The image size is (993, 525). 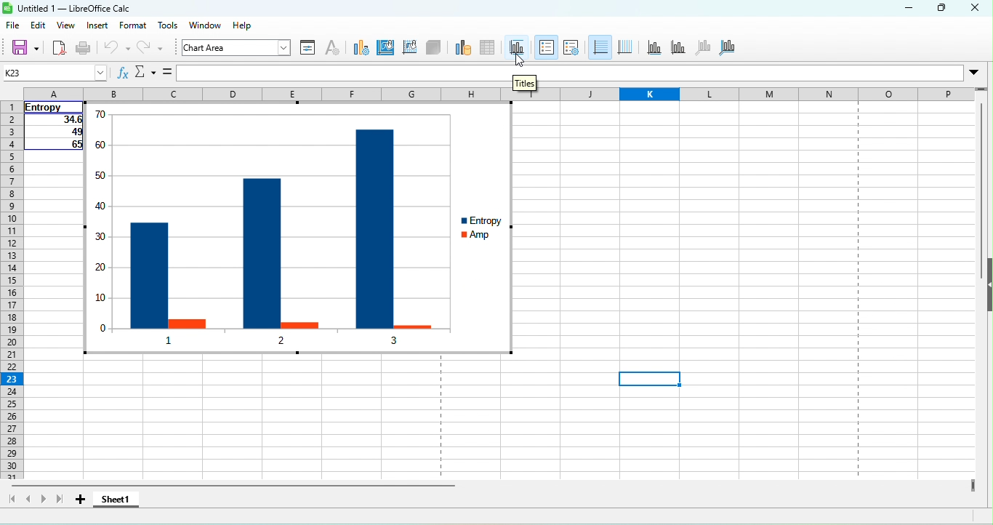 I want to click on titles, so click(x=516, y=42).